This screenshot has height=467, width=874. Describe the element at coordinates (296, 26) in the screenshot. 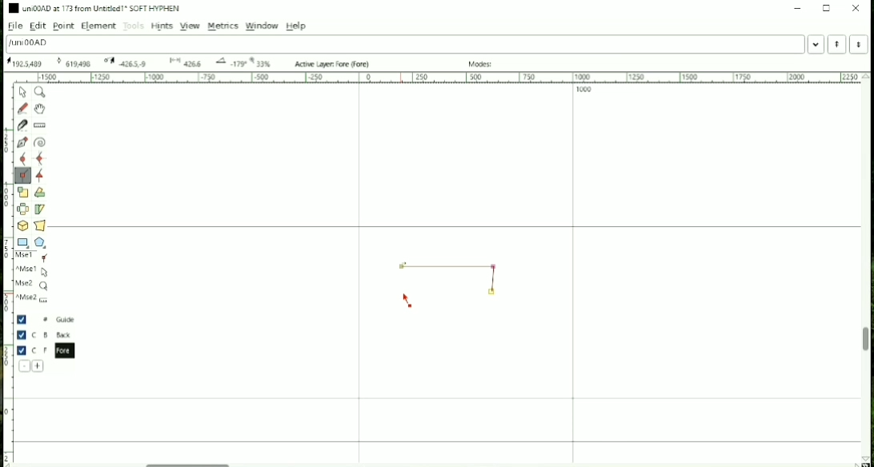

I see `Help` at that location.